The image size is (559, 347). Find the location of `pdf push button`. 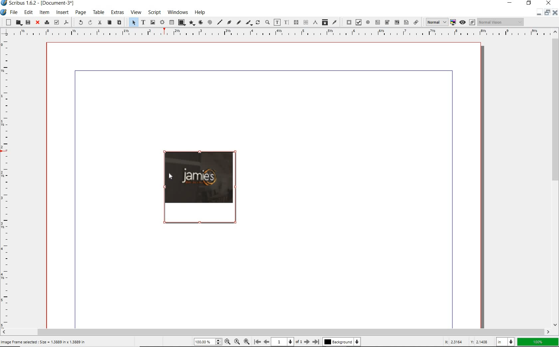

pdf push button is located at coordinates (347, 22).